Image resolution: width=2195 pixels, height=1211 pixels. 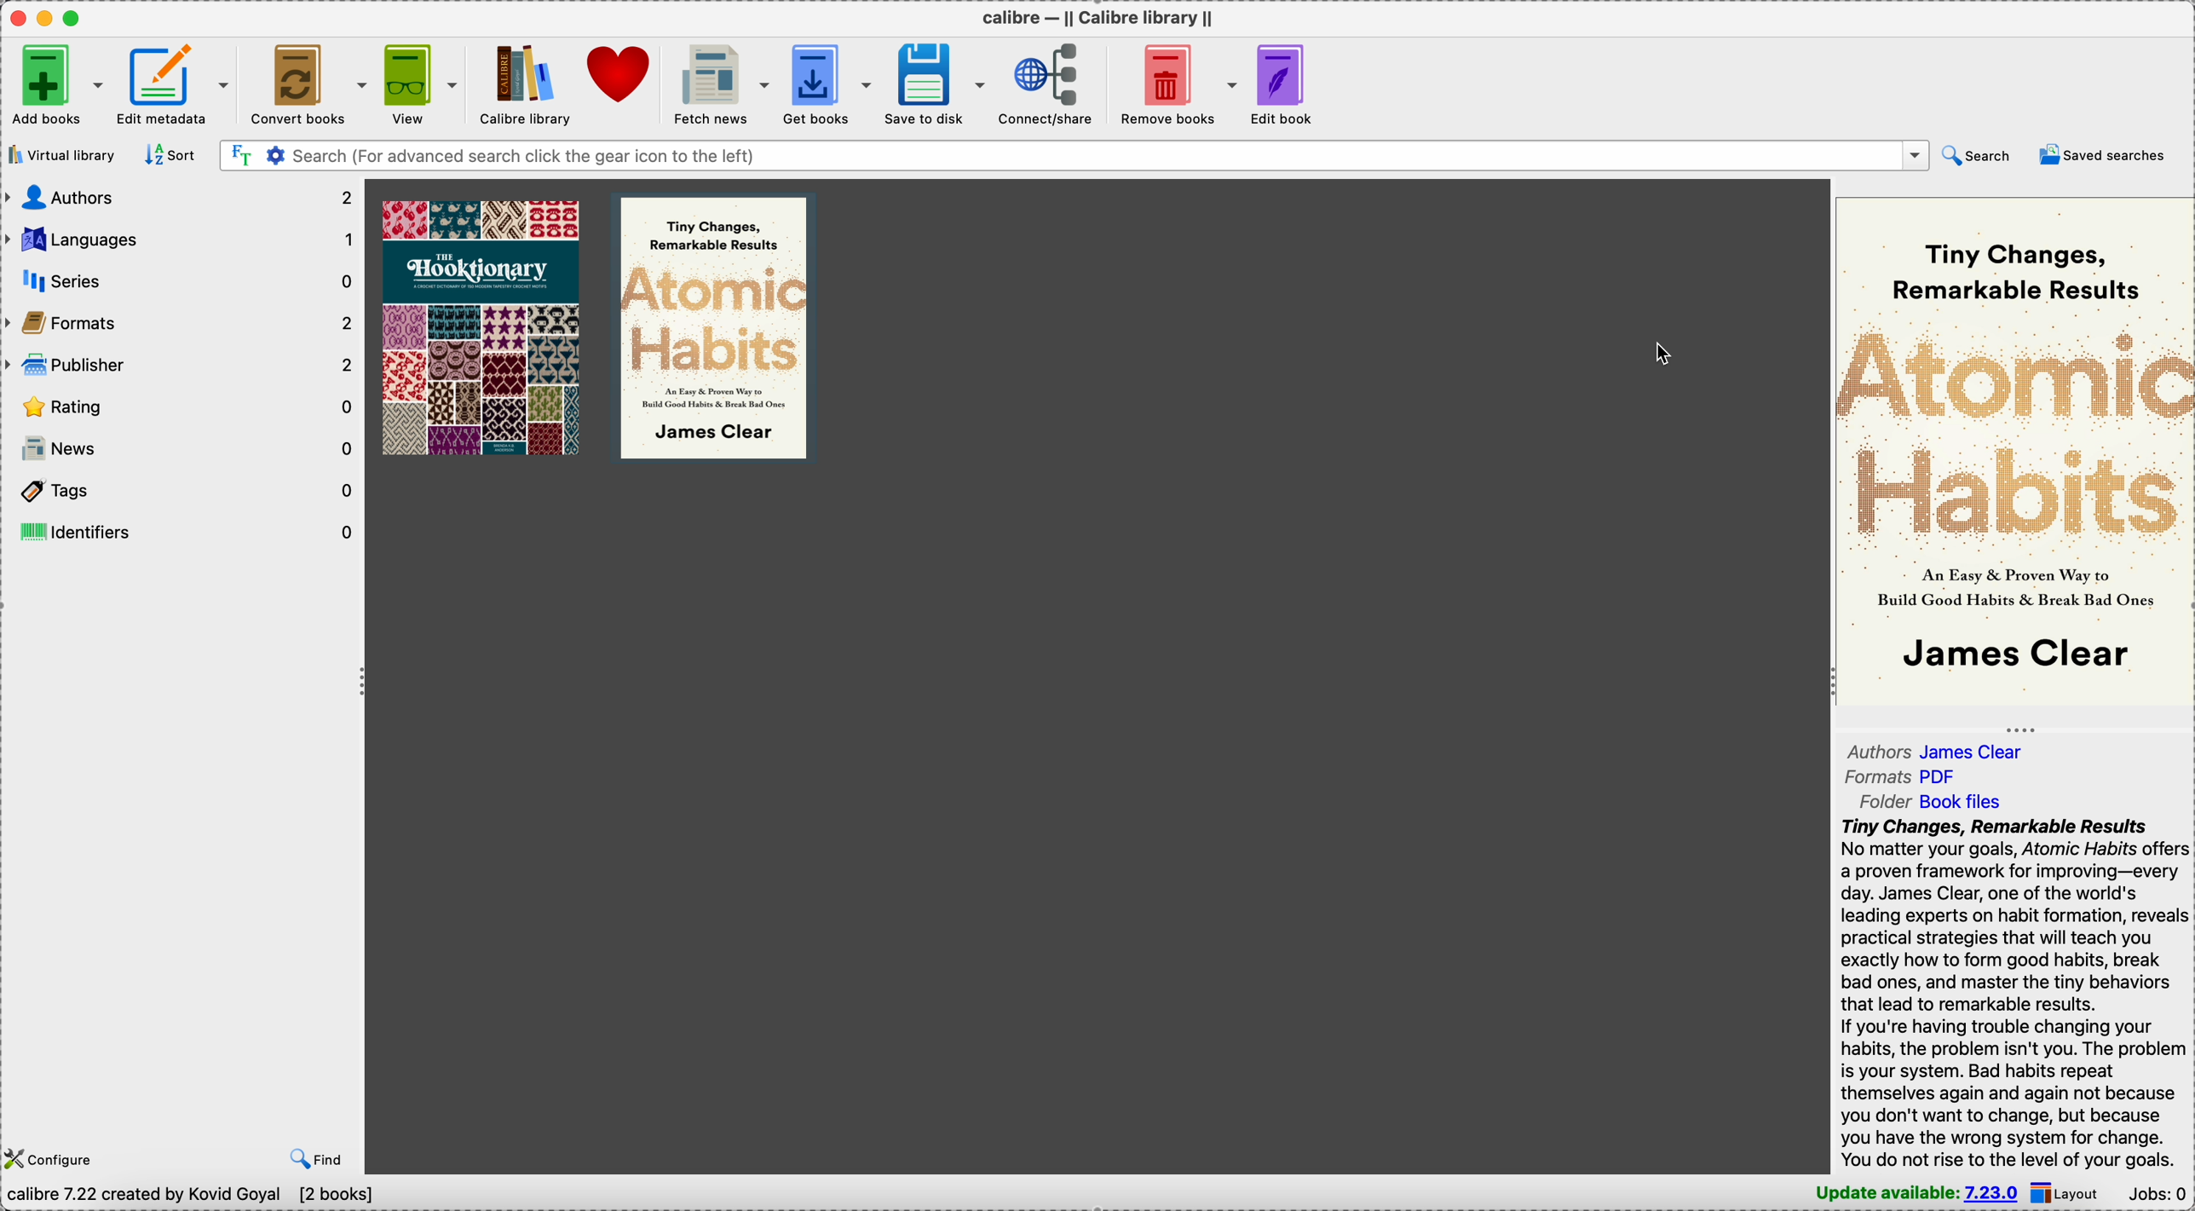 I want to click on edit book, so click(x=1287, y=83).